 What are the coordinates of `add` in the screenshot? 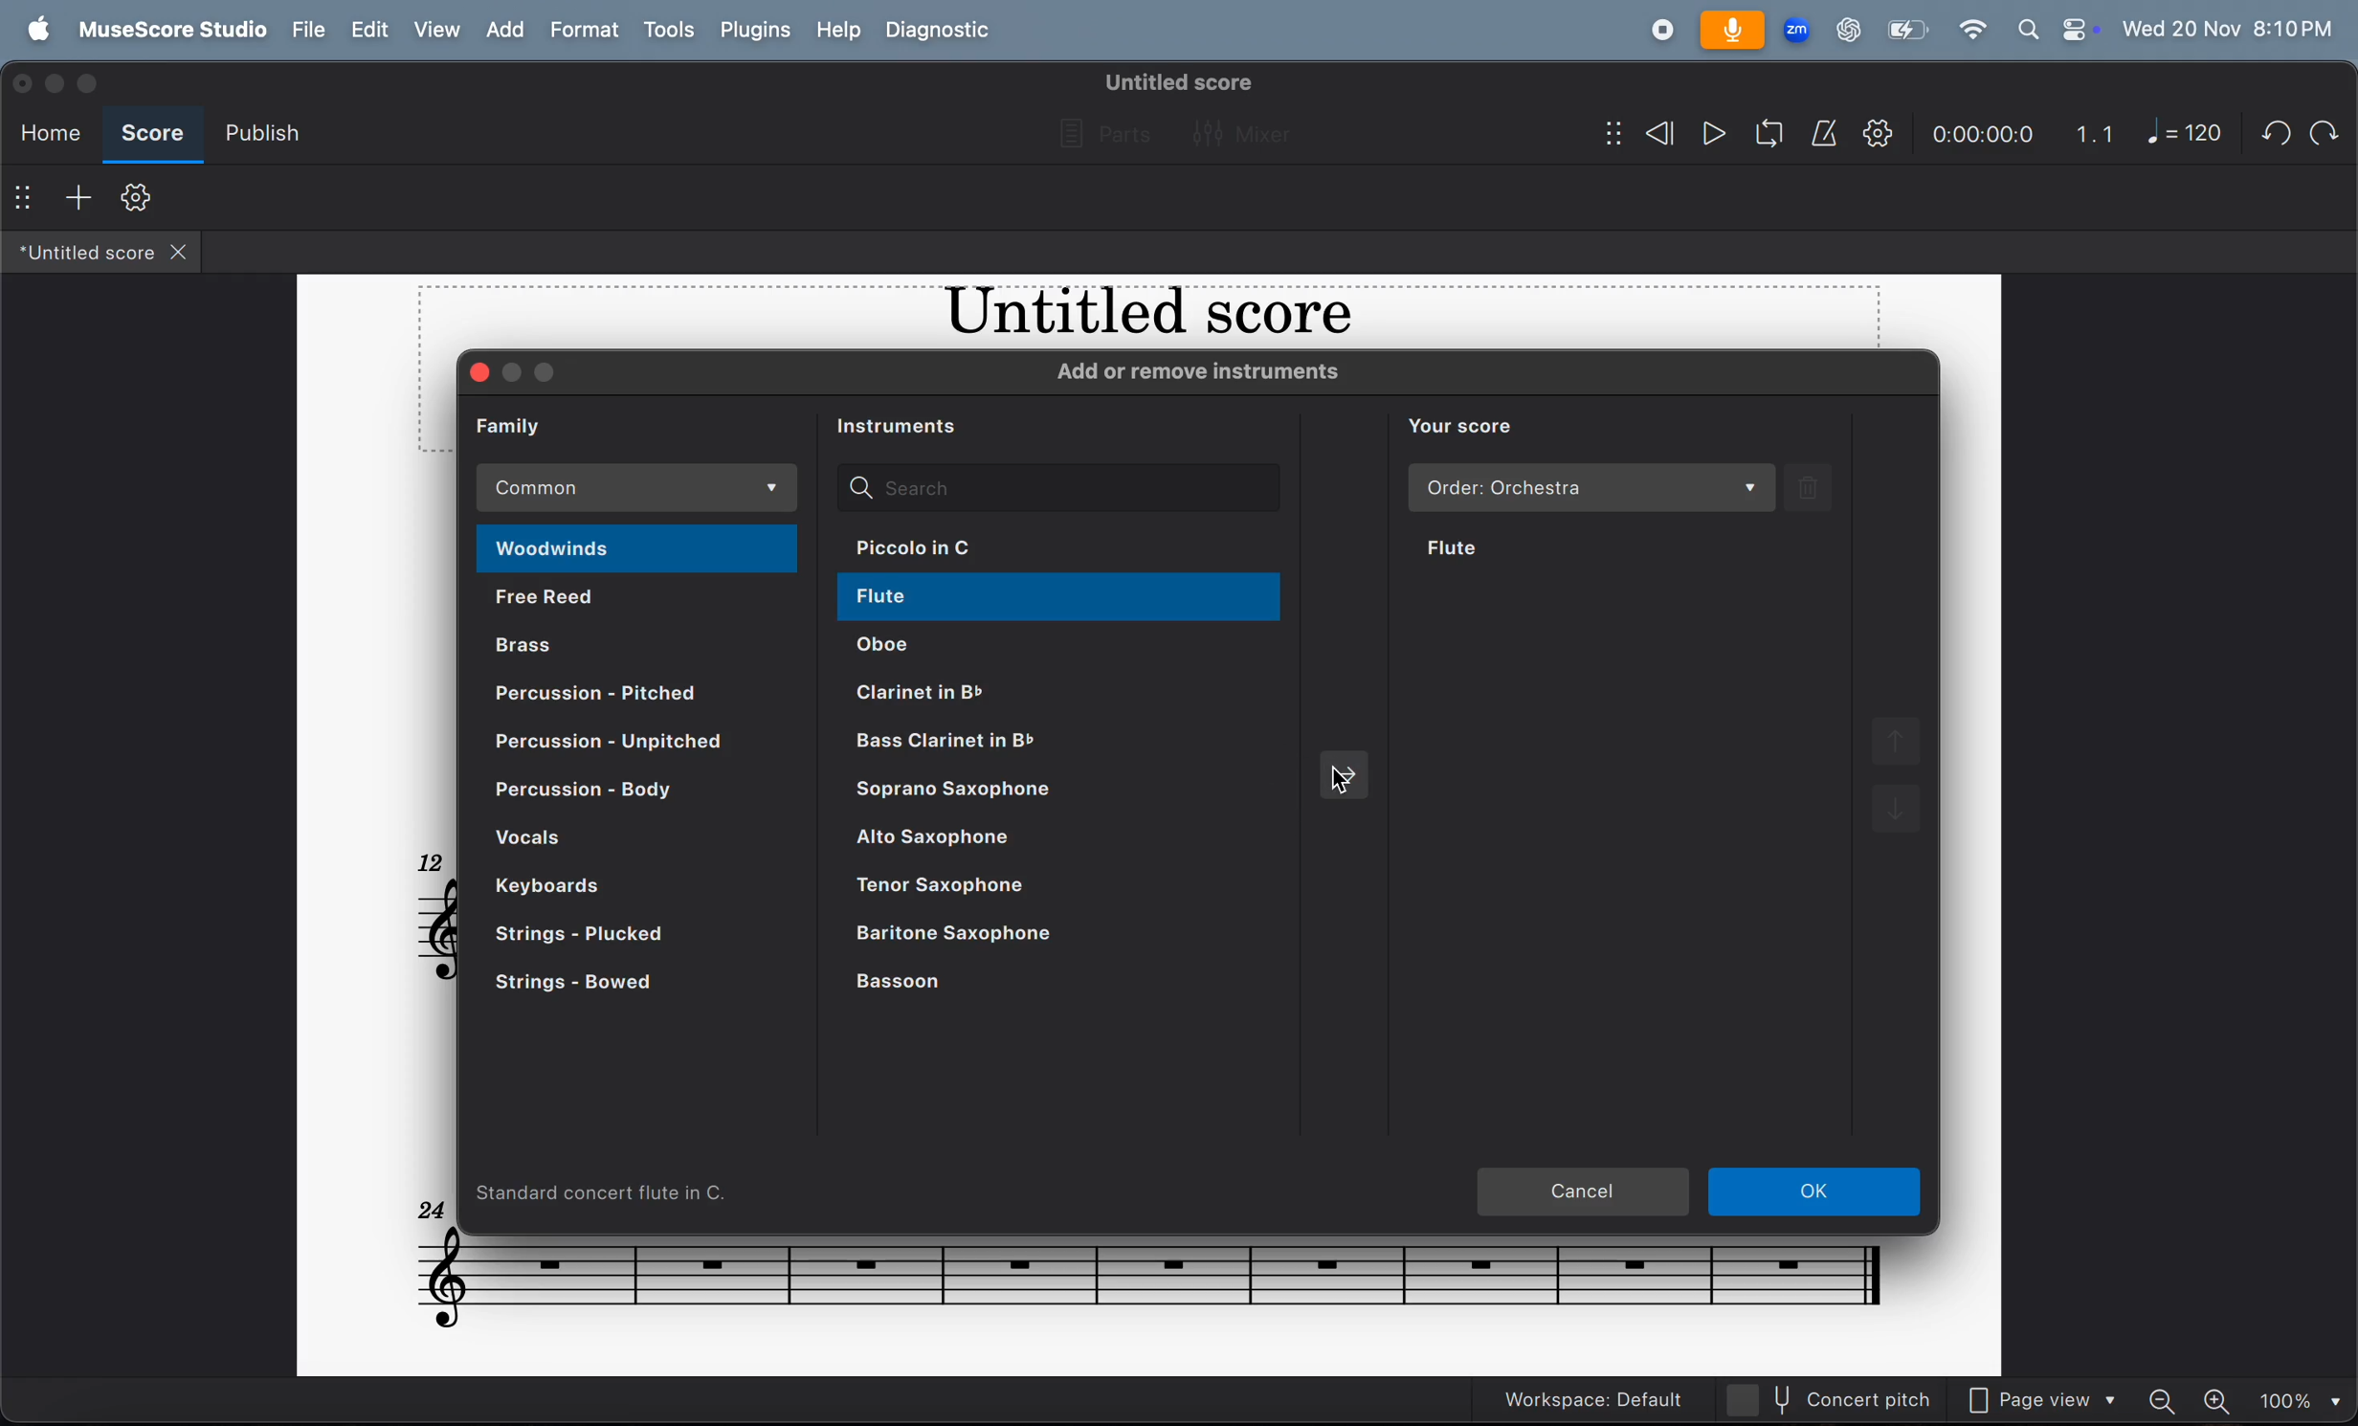 It's located at (503, 31).